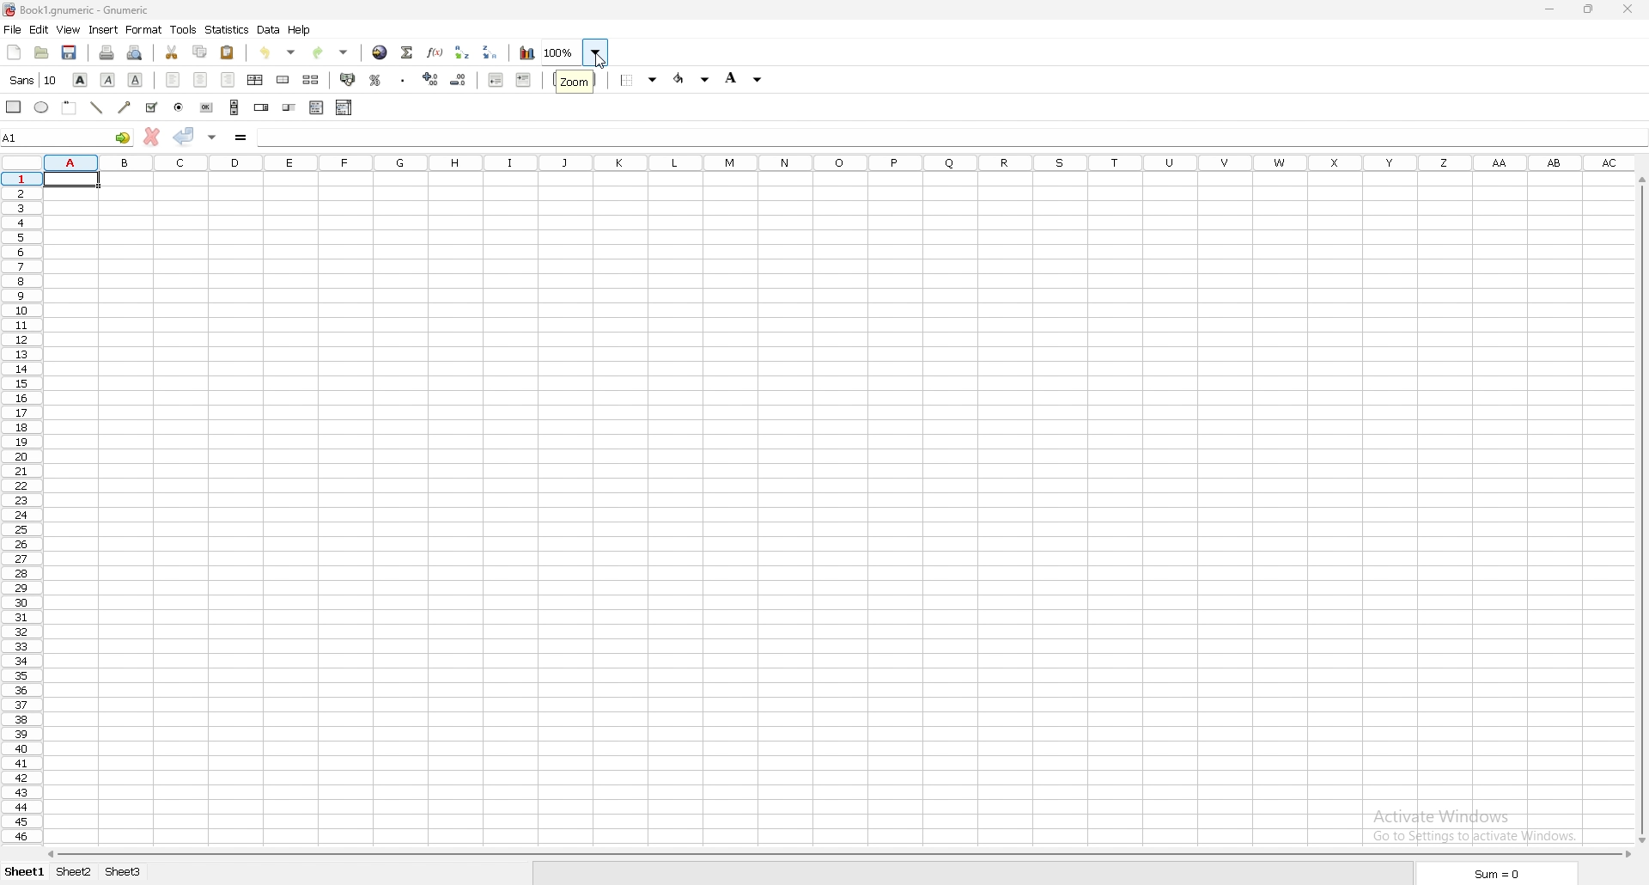  What do you see at coordinates (228, 29) in the screenshot?
I see `statistics` at bounding box center [228, 29].